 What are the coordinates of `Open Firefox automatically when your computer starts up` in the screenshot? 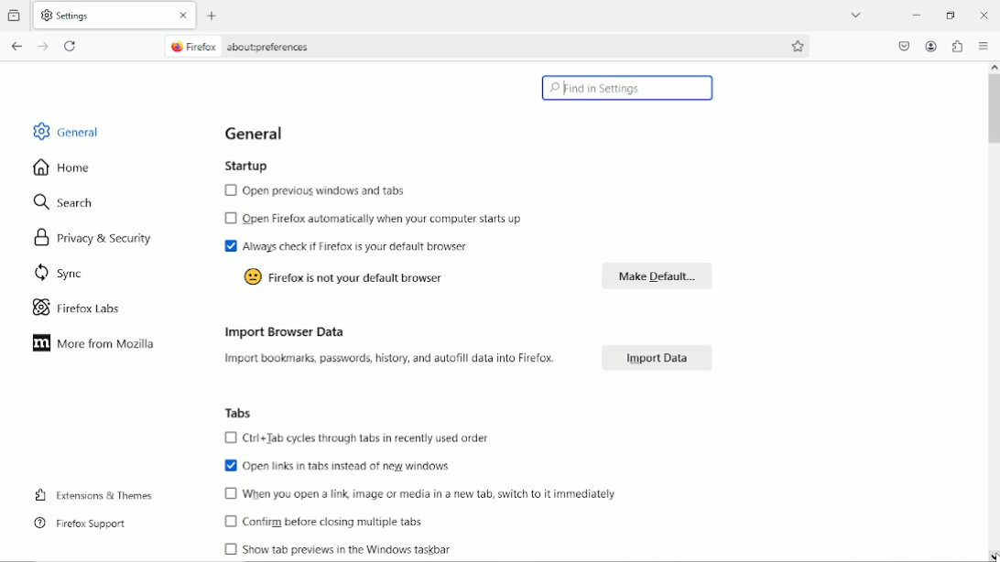 It's located at (374, 219).